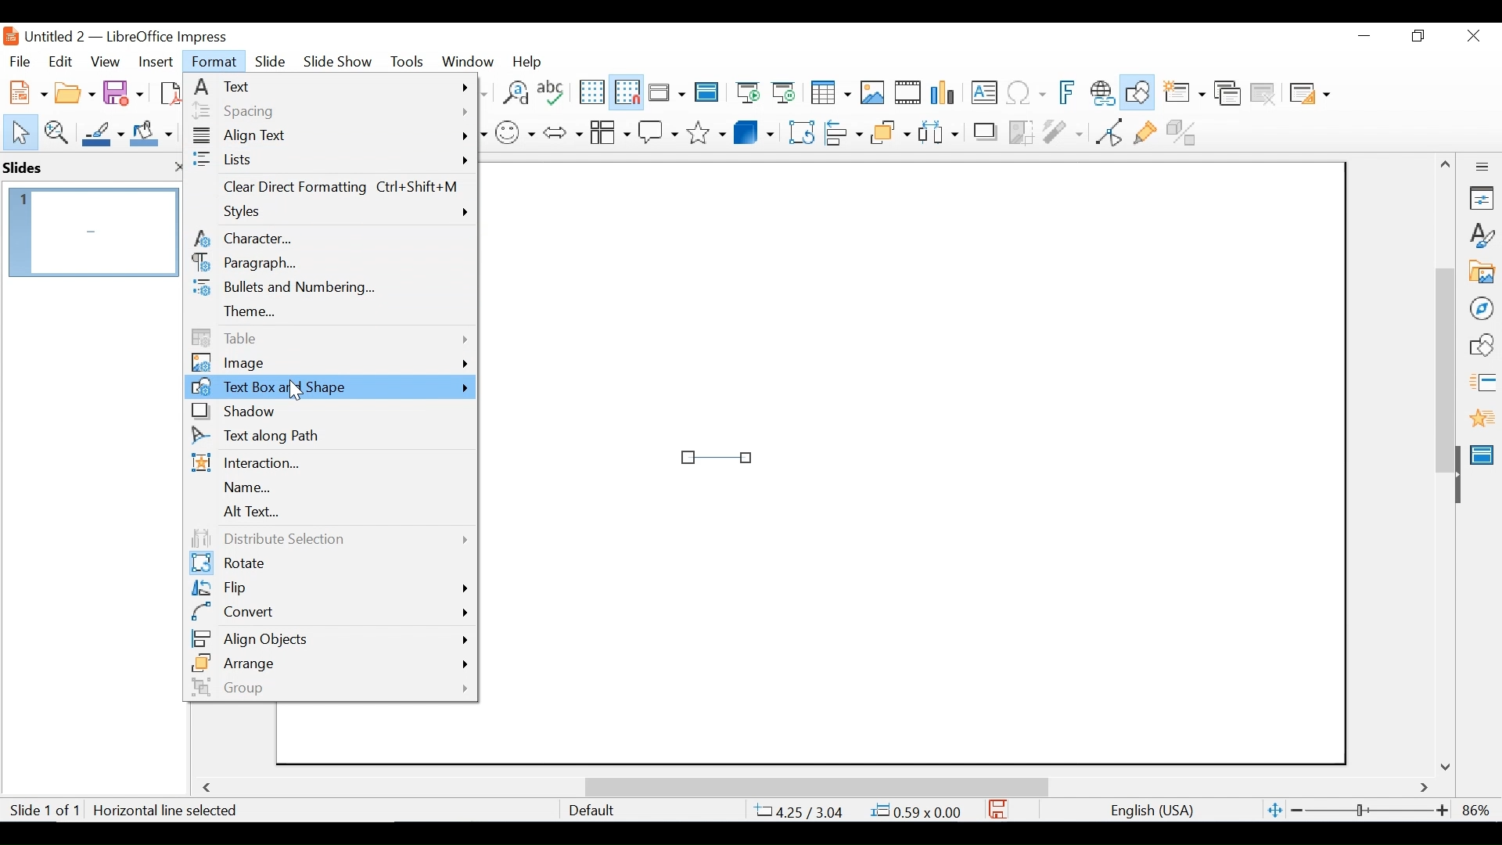 This screenshot has width=1502, height=845. I want to click on Stars and Banners, so click(707, 130).